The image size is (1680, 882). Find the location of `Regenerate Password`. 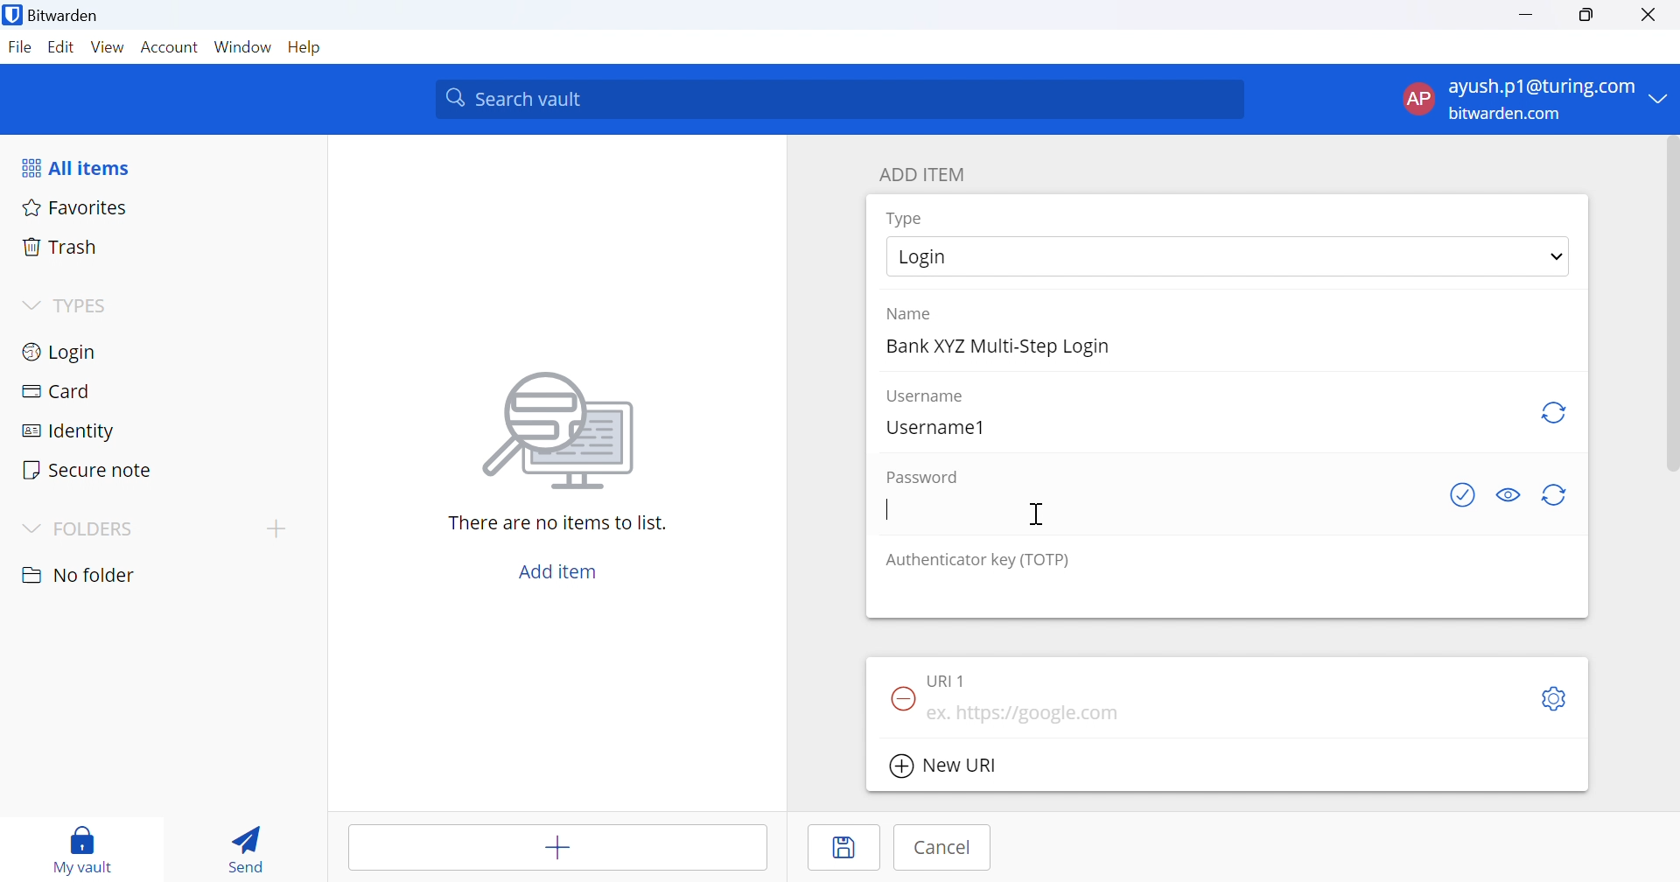

Regenerate Password is located at coordinates (1557, 494).